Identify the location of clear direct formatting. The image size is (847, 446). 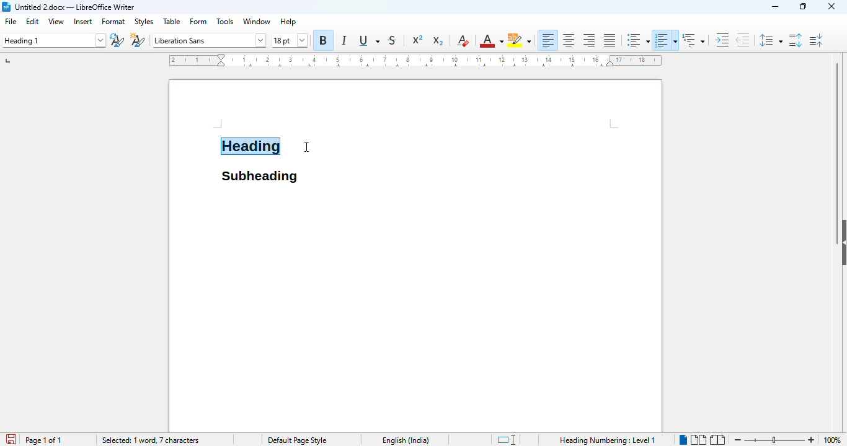
(462, 40).